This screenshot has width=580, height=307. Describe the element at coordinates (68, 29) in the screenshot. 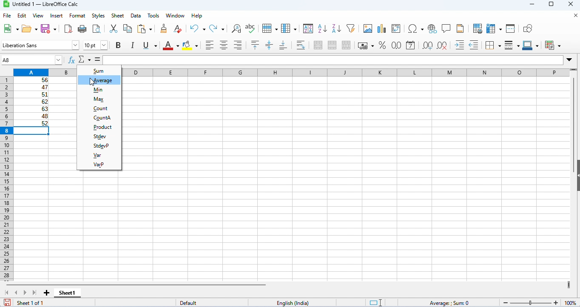

I see `export as pdf` at that location.